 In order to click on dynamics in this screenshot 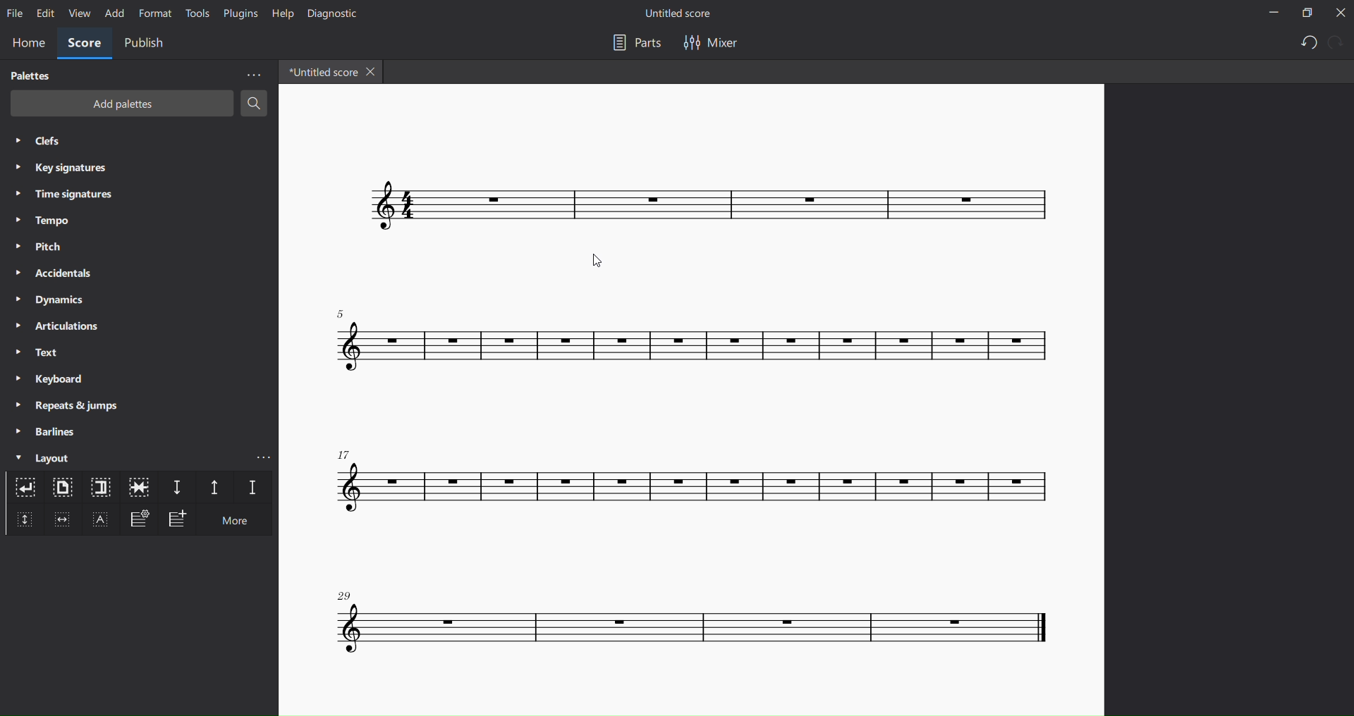, I will do `click(53, 299)`.